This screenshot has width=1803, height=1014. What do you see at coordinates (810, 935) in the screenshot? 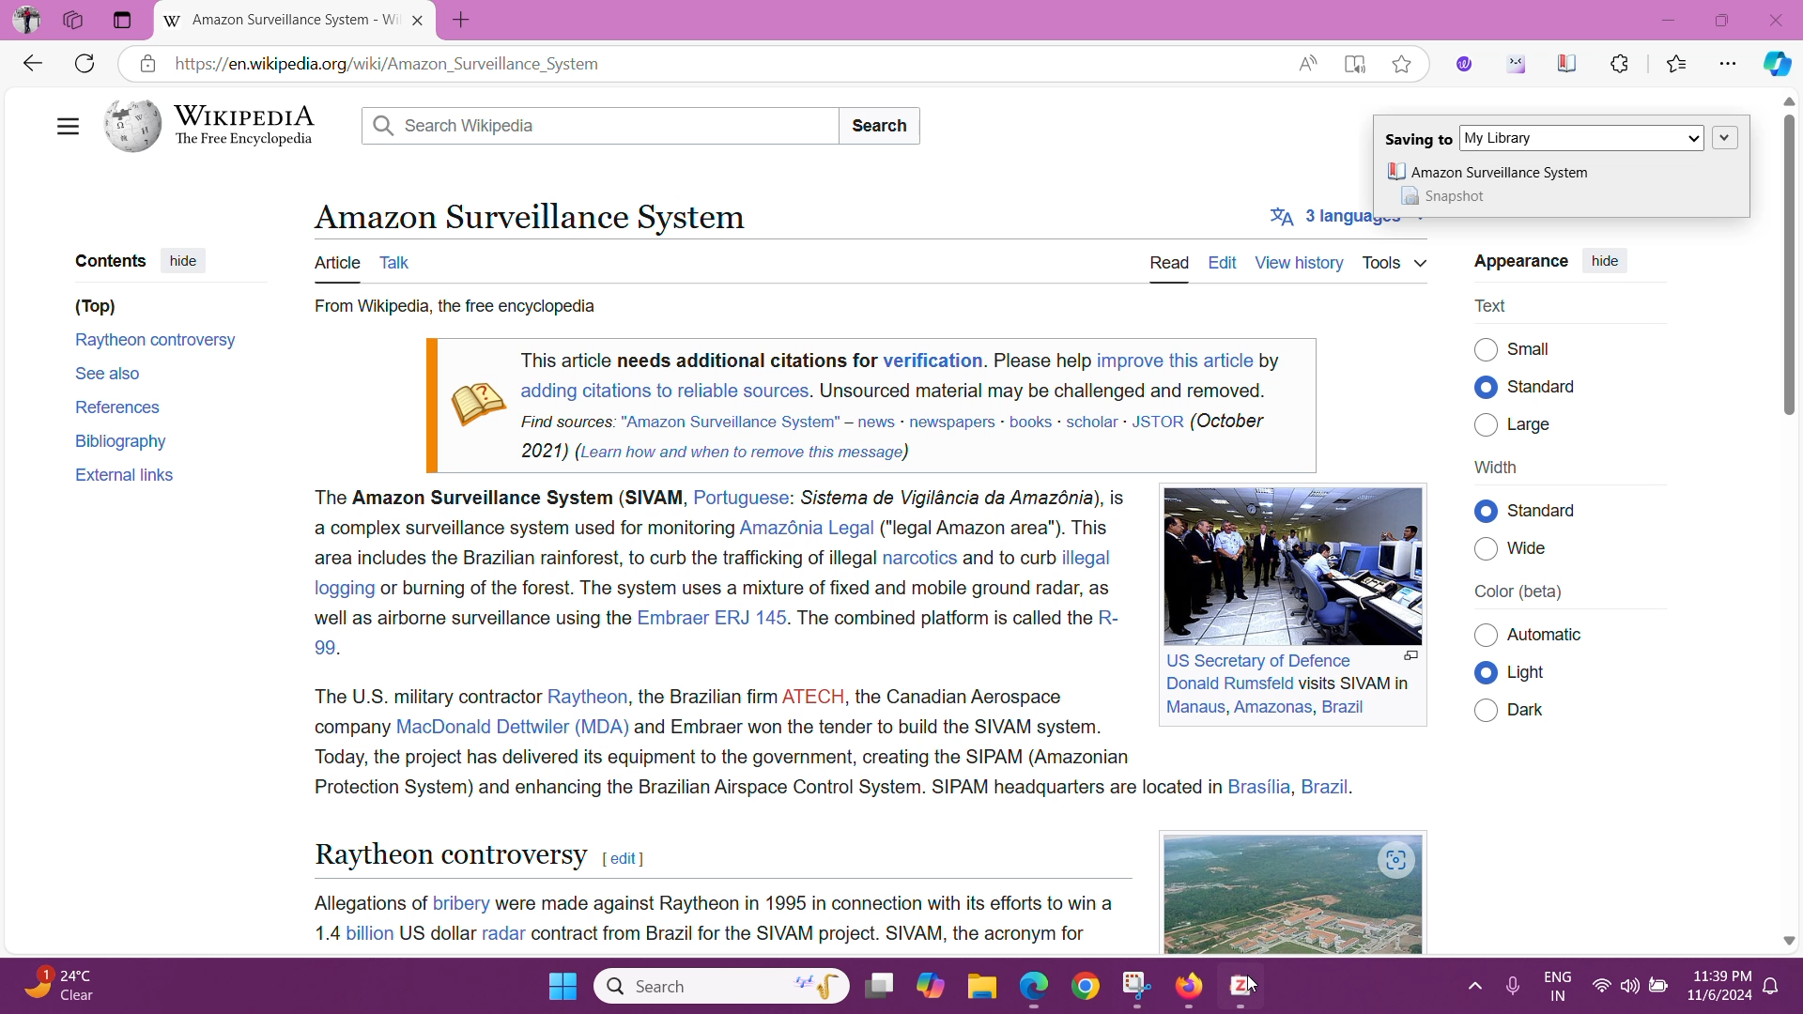
I see `contract from Brazil for the SIVAM project. SIVAM, the acronym for` at bounding box center [810, 935].